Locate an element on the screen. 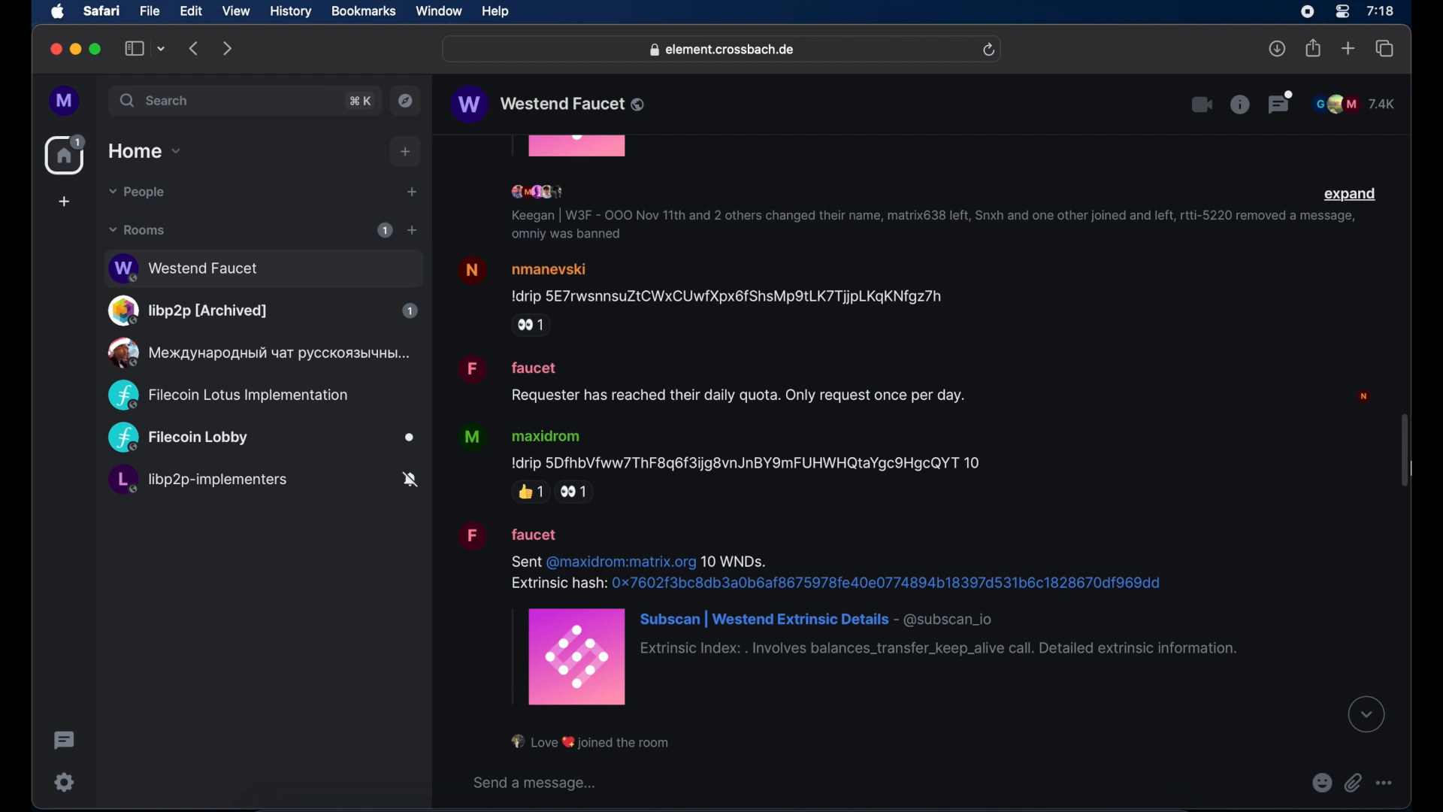  emojis is located at coordinates (1322, 783).